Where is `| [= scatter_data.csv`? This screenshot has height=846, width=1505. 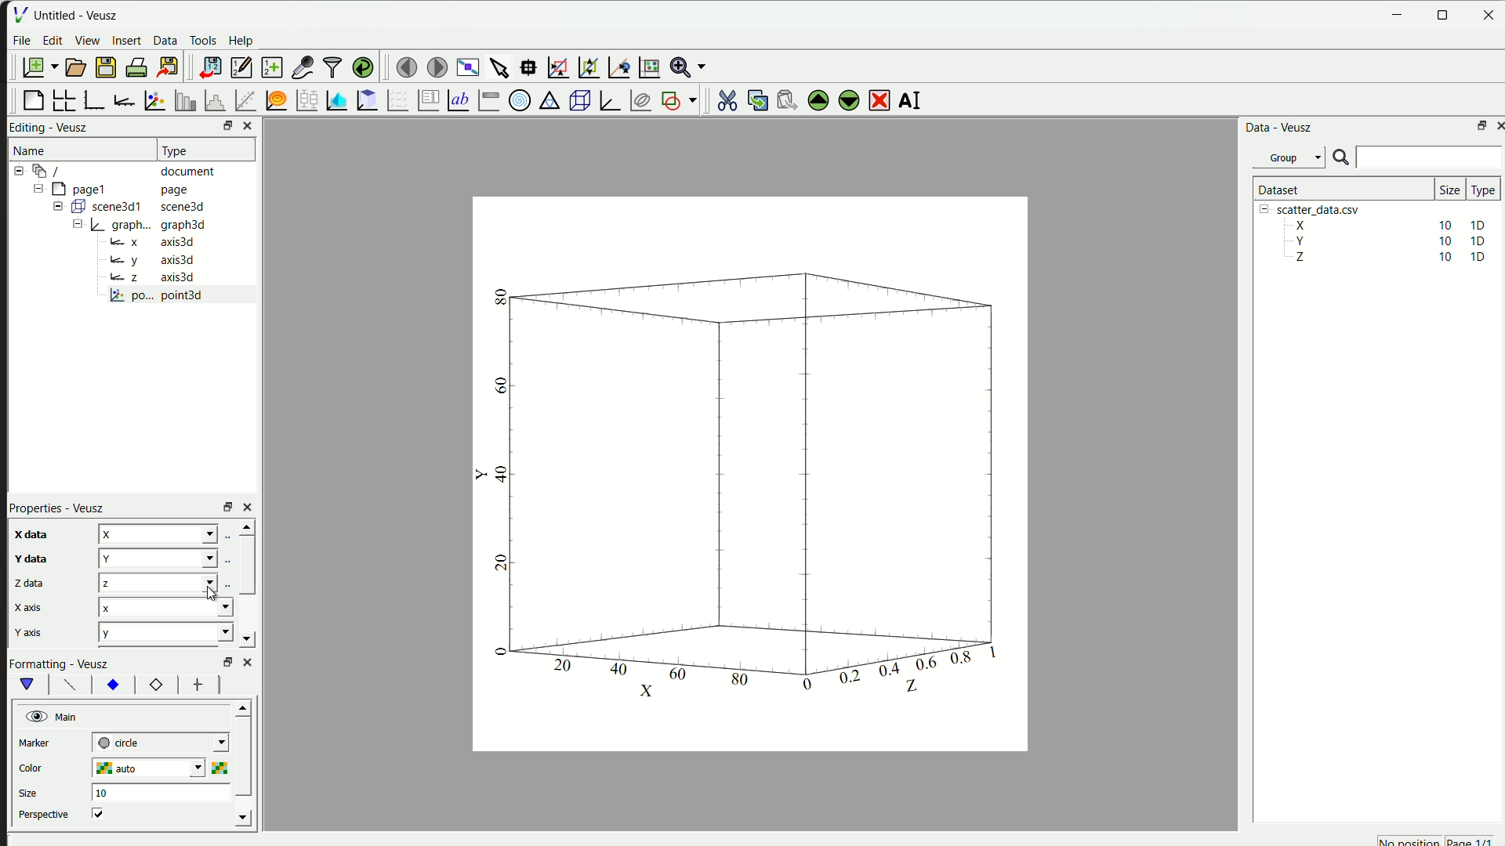
| [= scatter_data.csv is located at coordinates (1315, 209).